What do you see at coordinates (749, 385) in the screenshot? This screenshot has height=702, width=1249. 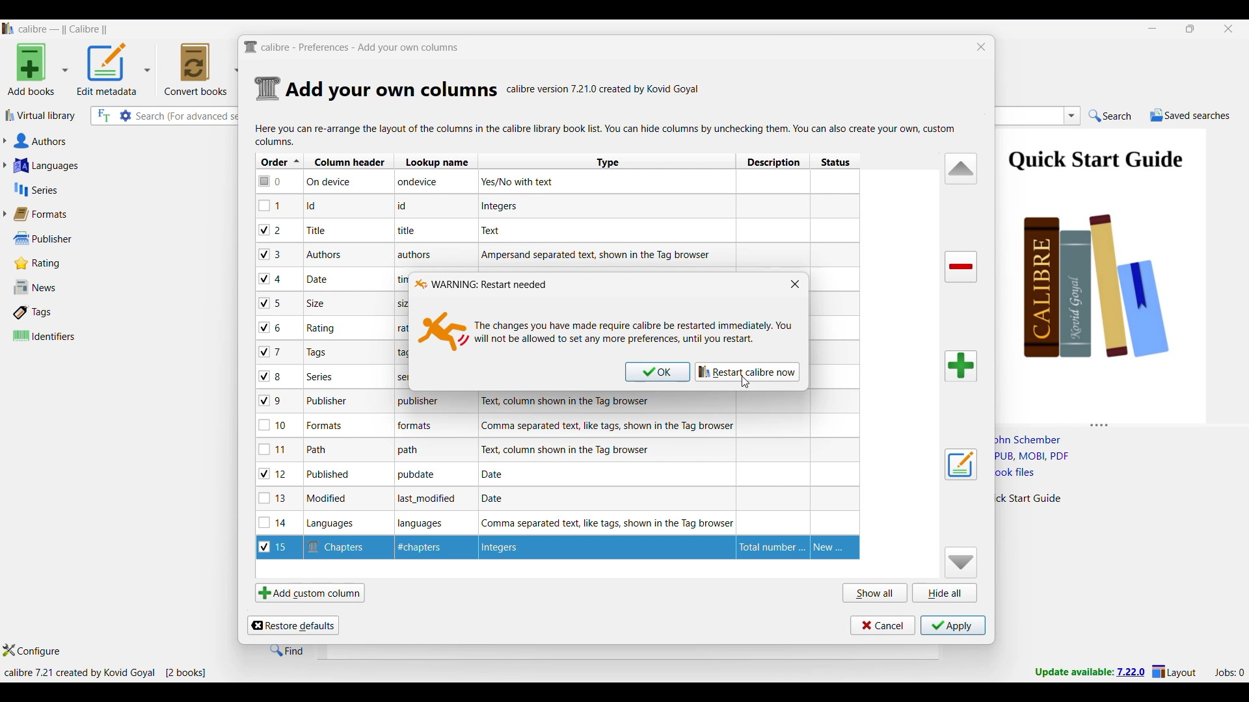 I see `cursor` at bounding box center [749, 385].